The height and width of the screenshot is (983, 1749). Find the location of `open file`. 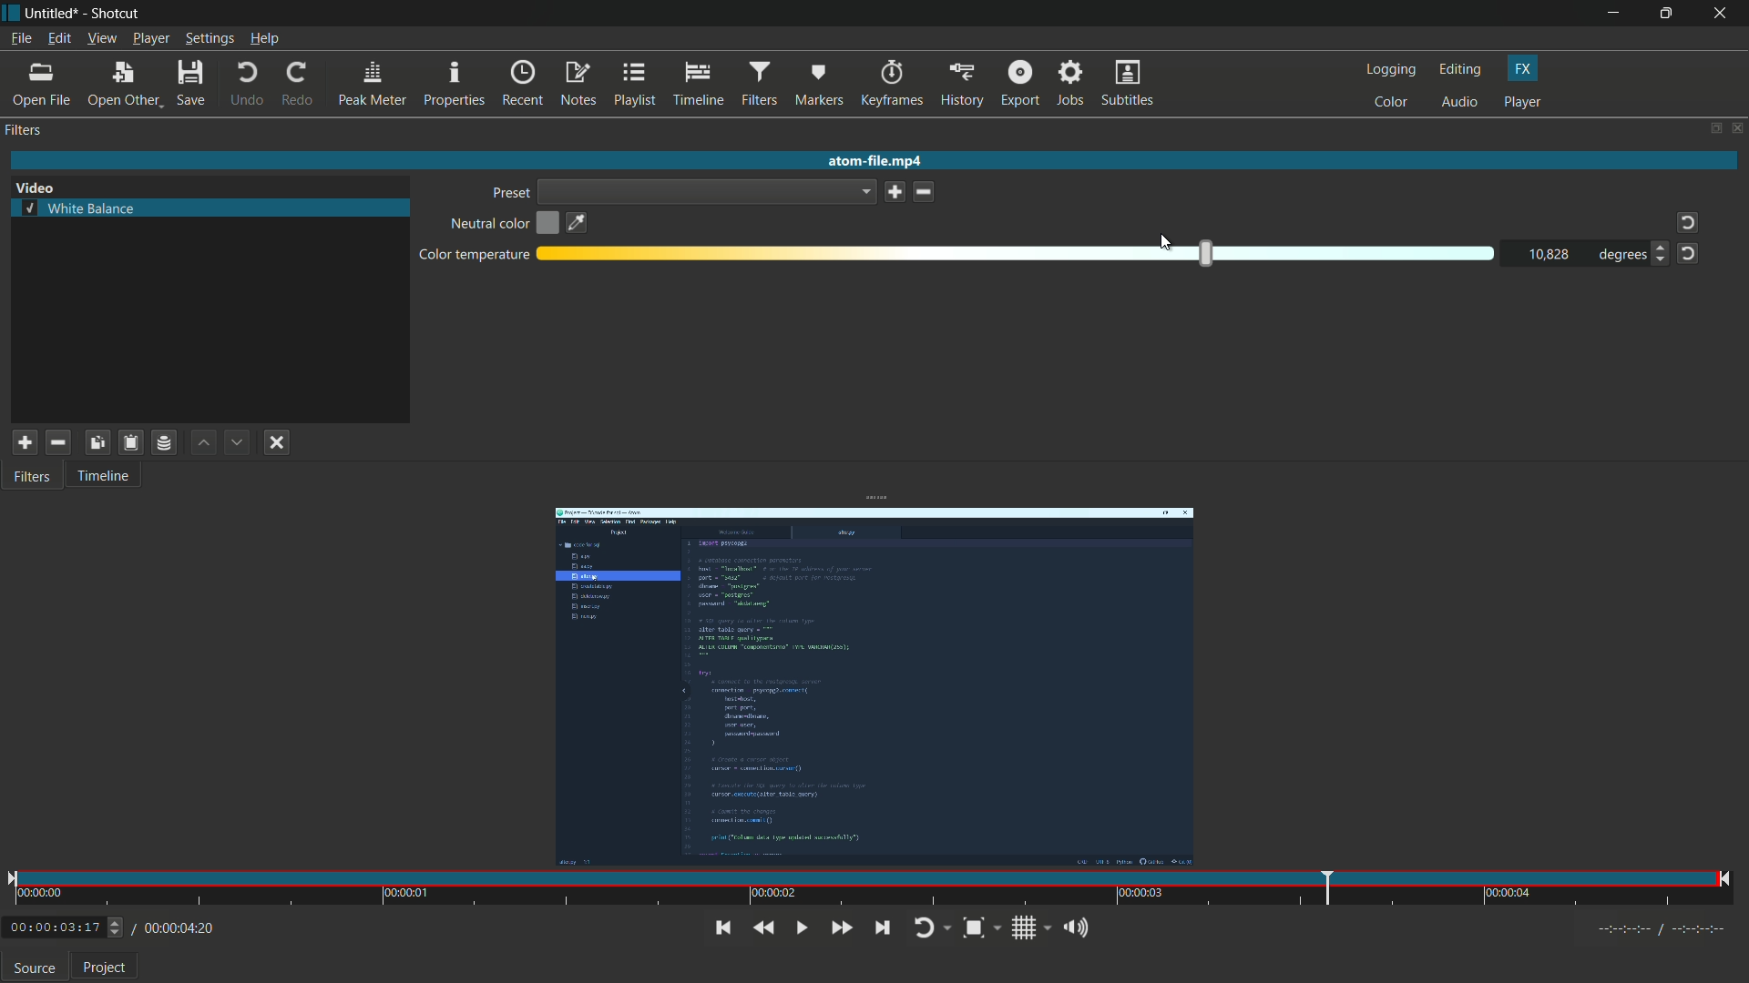

open file is located at coordinates (43, 84).